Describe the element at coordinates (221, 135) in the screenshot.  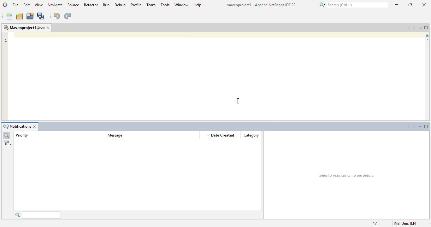
I see `date created` at that location.